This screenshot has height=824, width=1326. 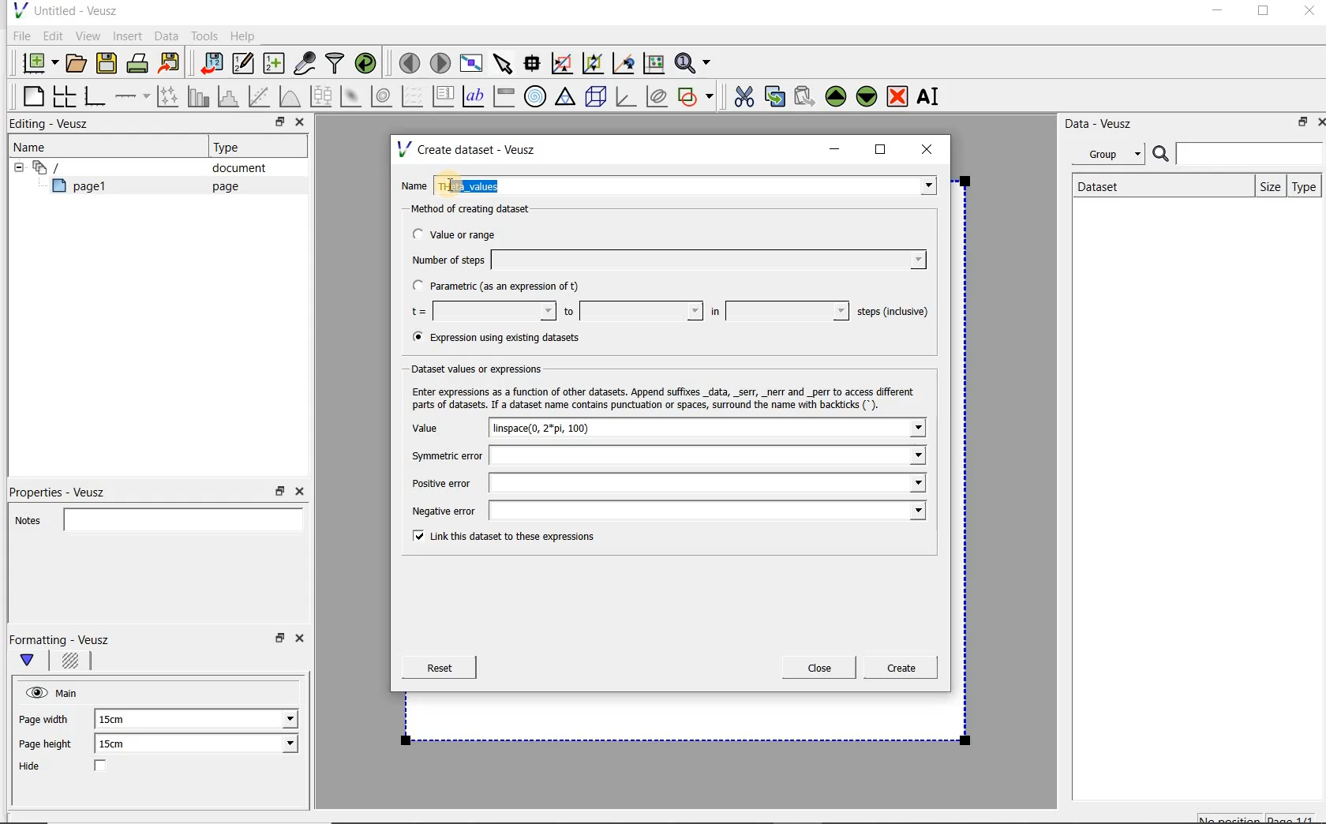 I want to click on linspace(0, 2*pi, 100), so click(x=710, y=428).